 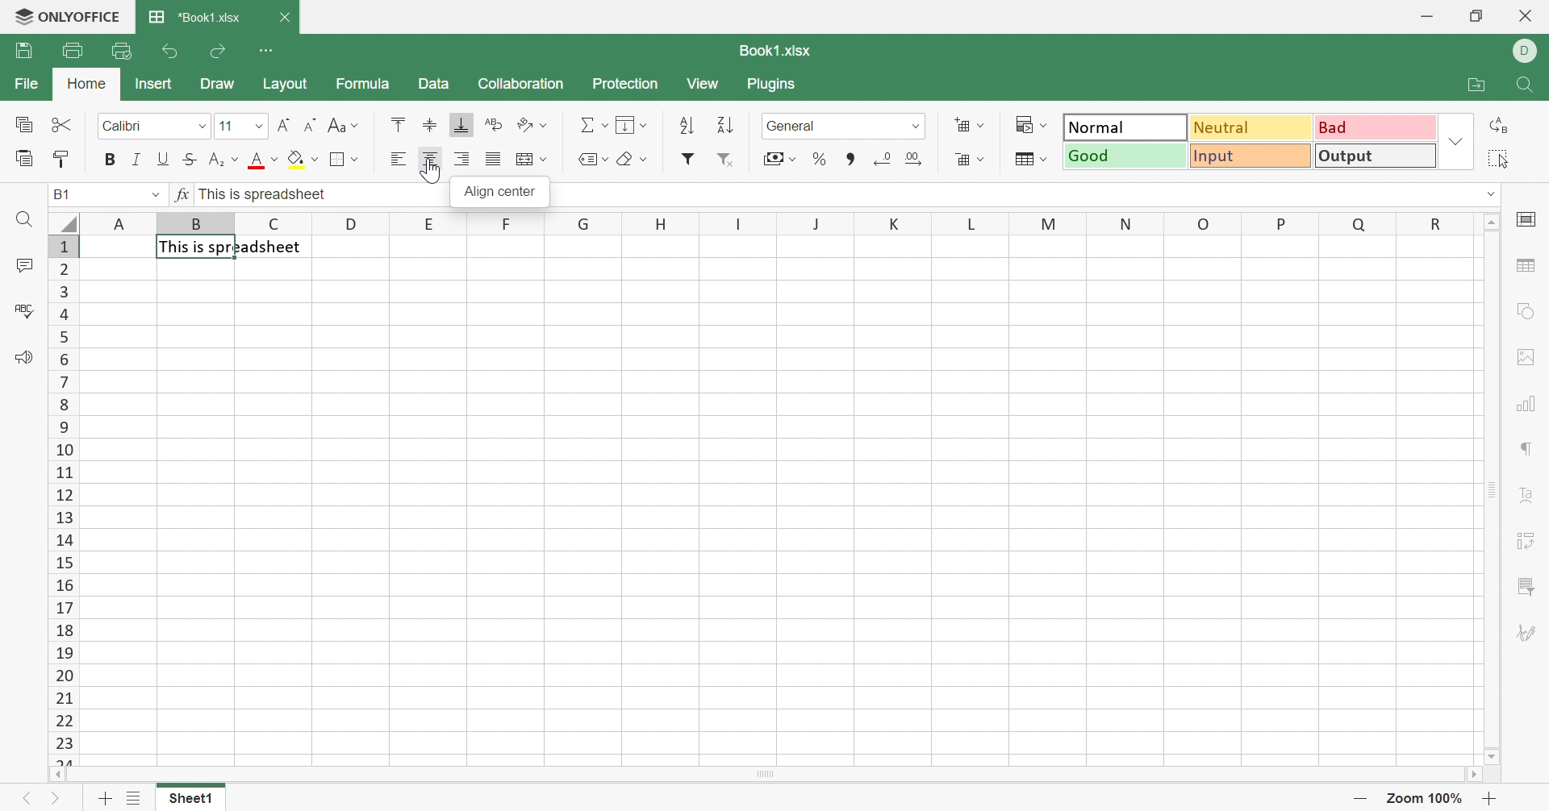 I want to click on Drop Down, so click(x=1457, y=140).